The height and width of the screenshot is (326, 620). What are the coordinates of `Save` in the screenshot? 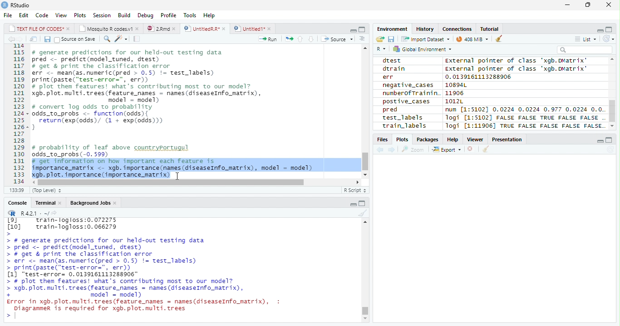 It's located at (46, 38).